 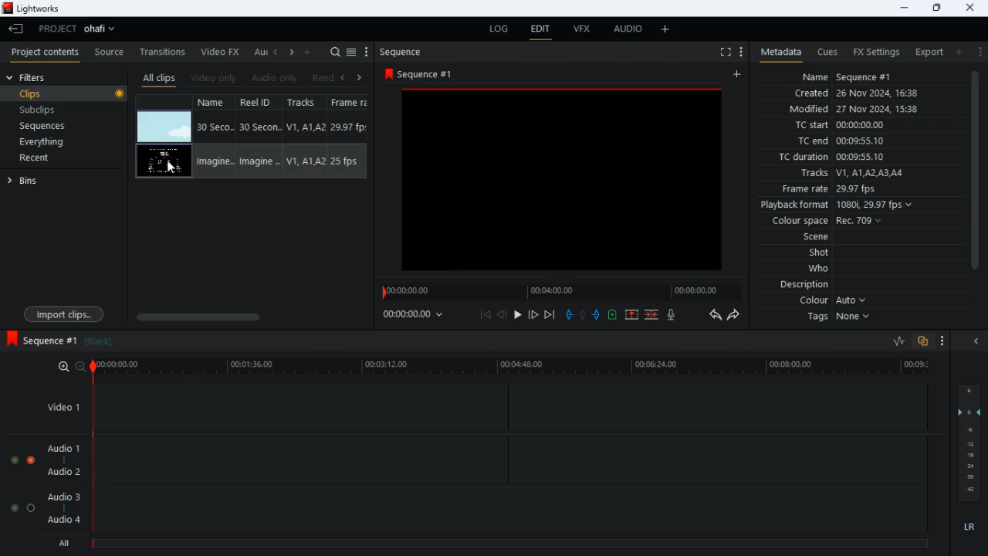 What do you see at coordinates (777, 53) in the screenshot?
I see `metadata` at bounding box center [777, 53].